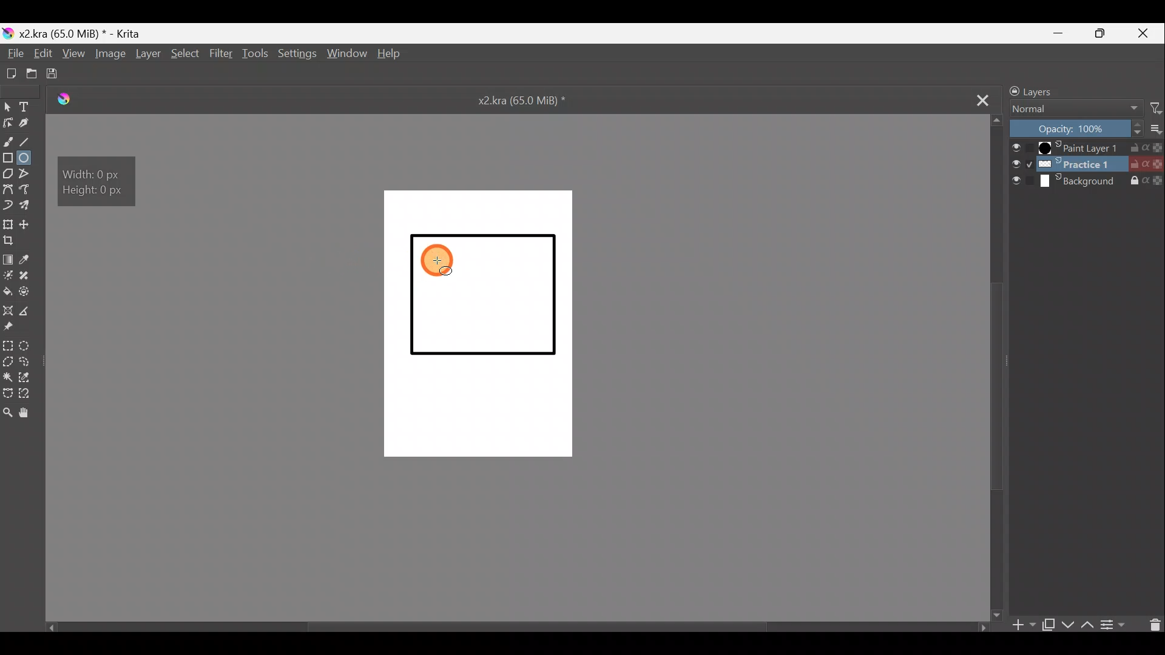  What do you see at coordinates (1150, 109) in the screenshot?
I see `Filter` at bounding box center [1150, 109].